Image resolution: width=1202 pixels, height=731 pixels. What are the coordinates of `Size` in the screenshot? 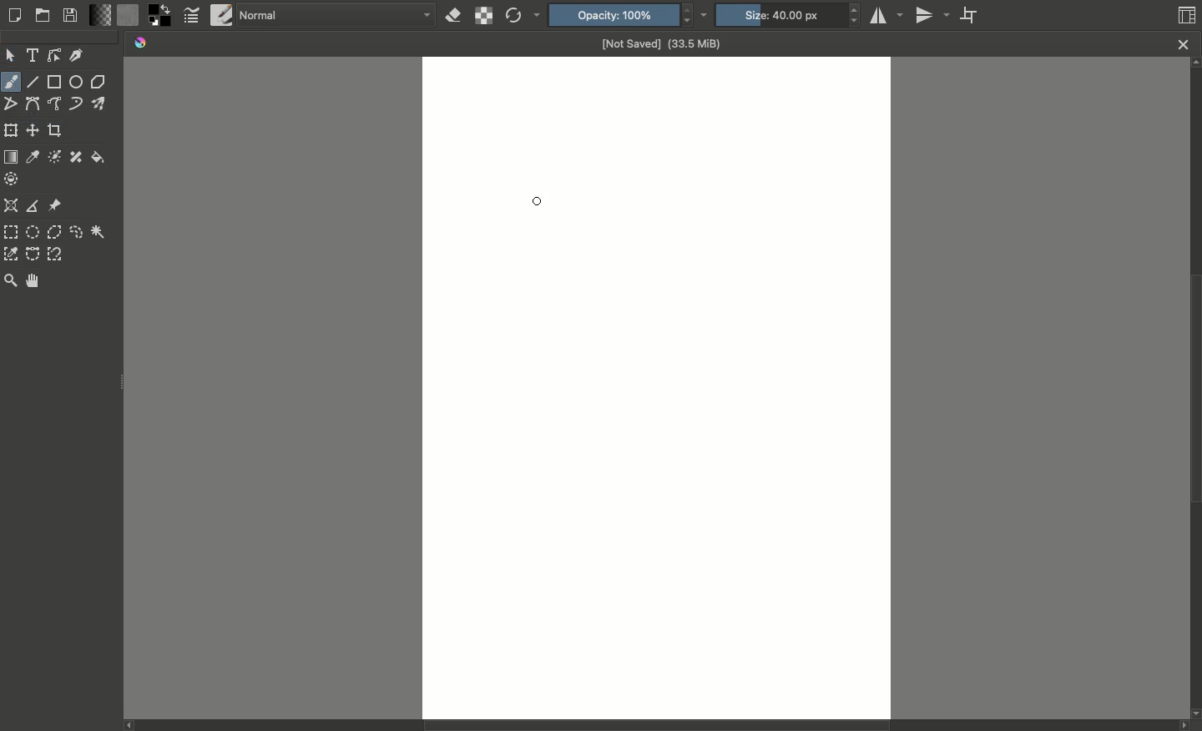 It's located at (788, 15).